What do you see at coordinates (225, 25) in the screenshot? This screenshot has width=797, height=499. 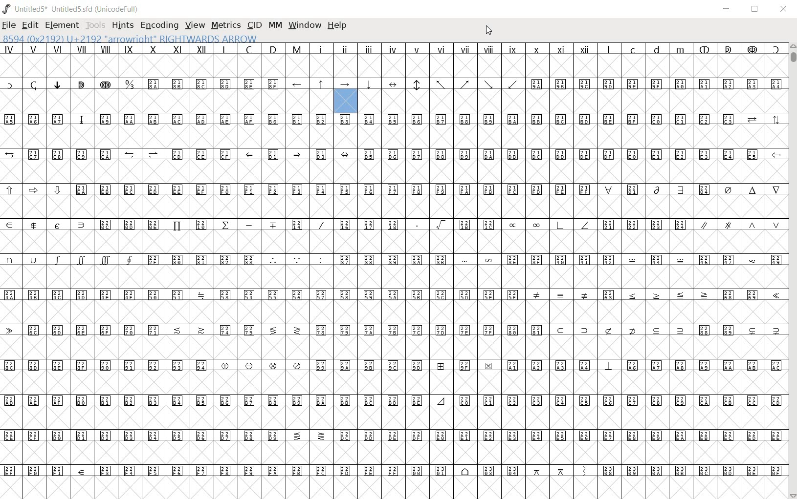 I see `METRICS` at bounding box center [225, 25].